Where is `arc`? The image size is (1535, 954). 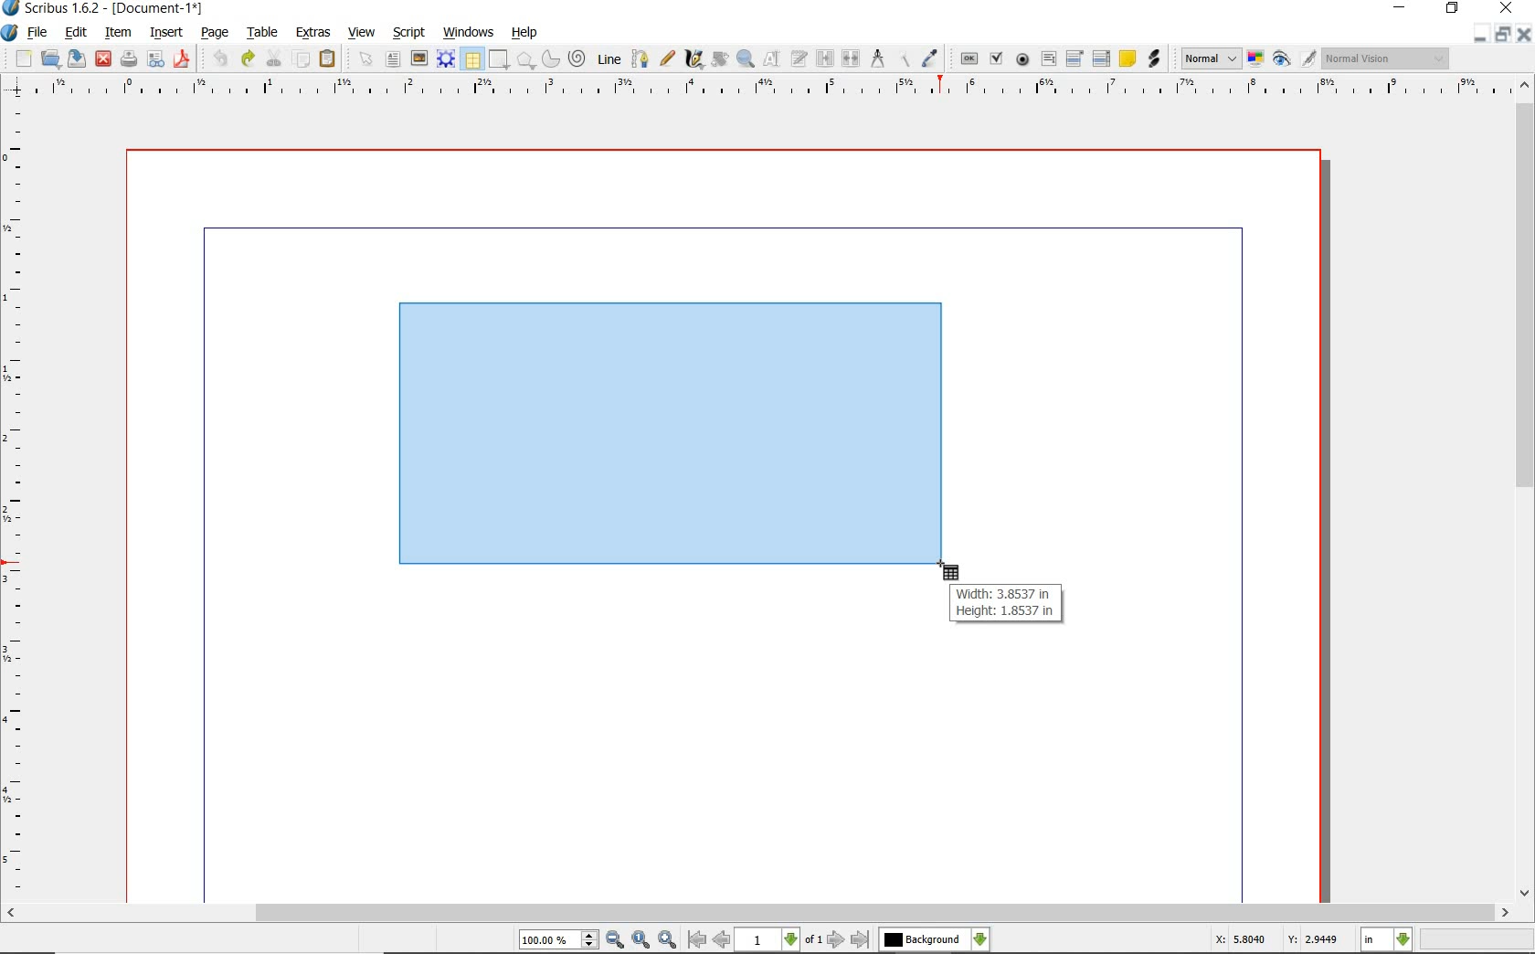 arc is located at coordinates (553, 60).